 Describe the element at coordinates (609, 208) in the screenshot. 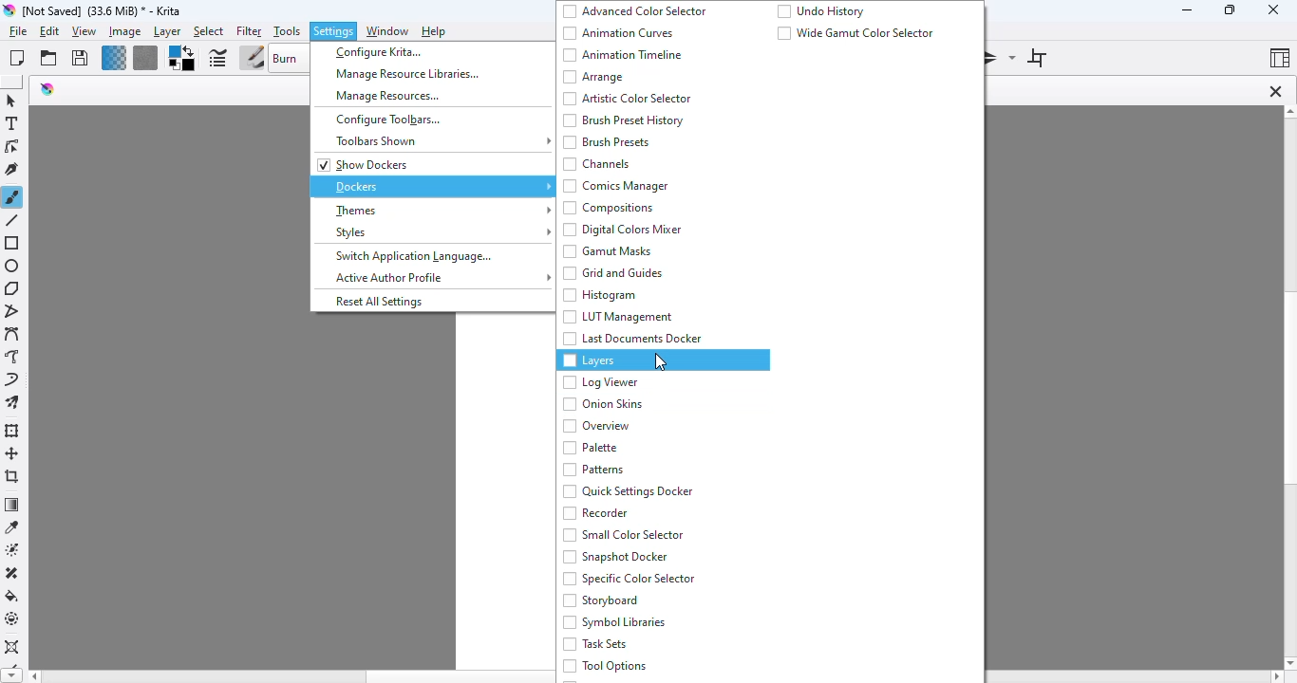

I see `compositions` at that location.